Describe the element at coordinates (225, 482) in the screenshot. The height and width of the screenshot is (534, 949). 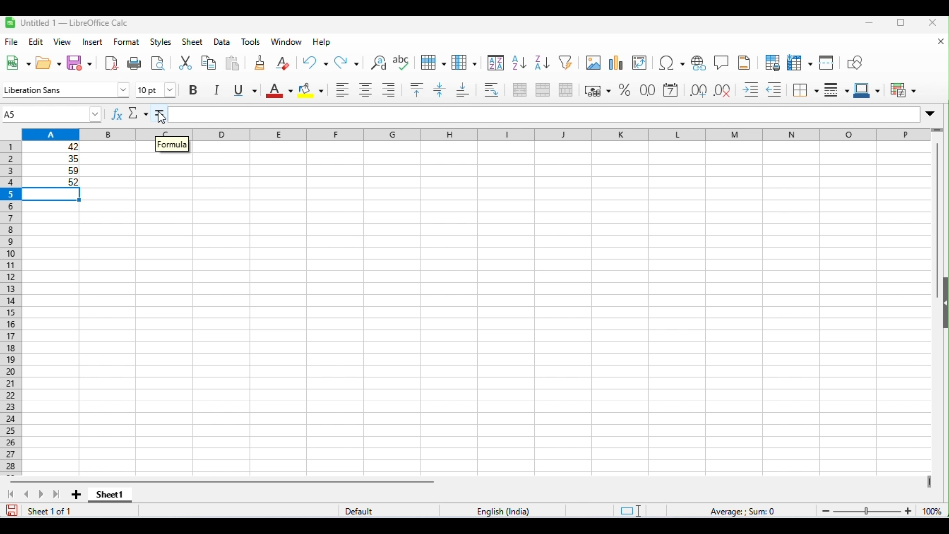
I see `horizontal scroll bar` at that location.